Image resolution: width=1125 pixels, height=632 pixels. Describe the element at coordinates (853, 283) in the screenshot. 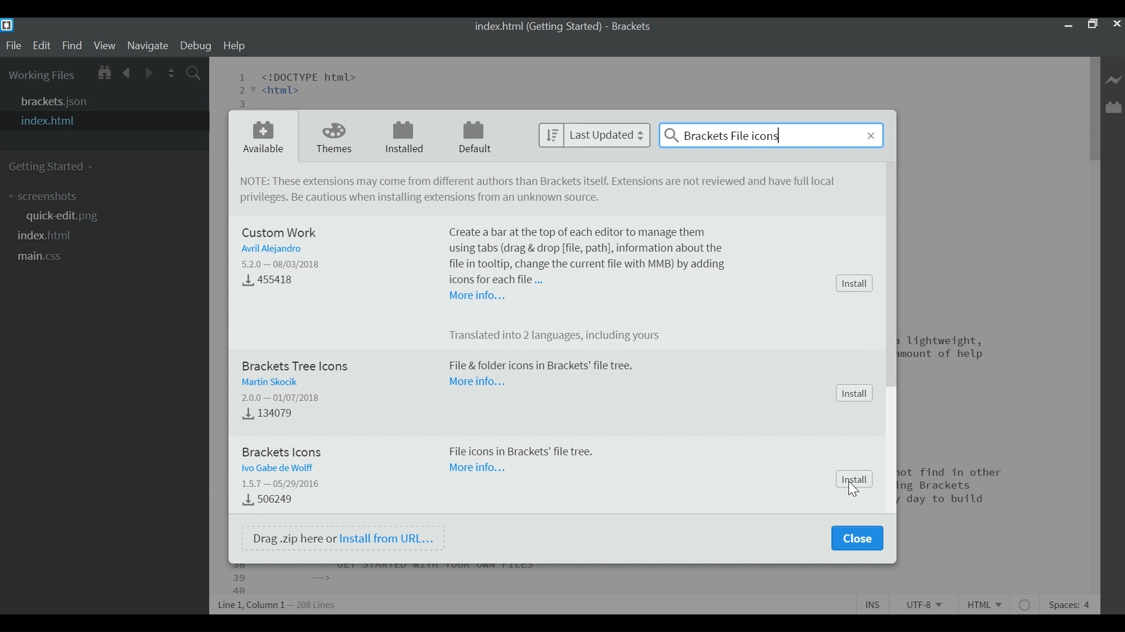

I see `Install` at that location.